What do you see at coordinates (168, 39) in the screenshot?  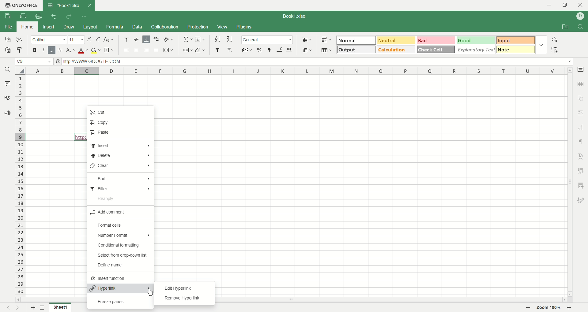 I see `orientation` at bounding box center [168, 39].